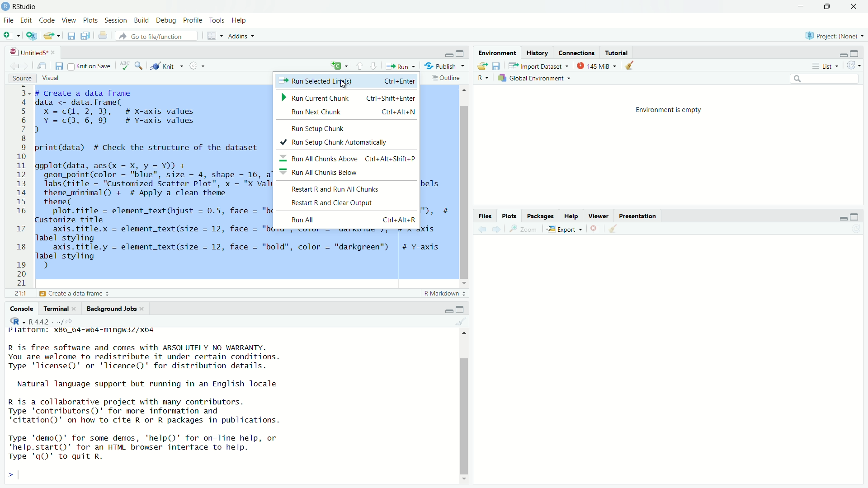  Describe the element at coordinates (345, 113) in the screenshot. I see `Run Next Chunk` at that location.